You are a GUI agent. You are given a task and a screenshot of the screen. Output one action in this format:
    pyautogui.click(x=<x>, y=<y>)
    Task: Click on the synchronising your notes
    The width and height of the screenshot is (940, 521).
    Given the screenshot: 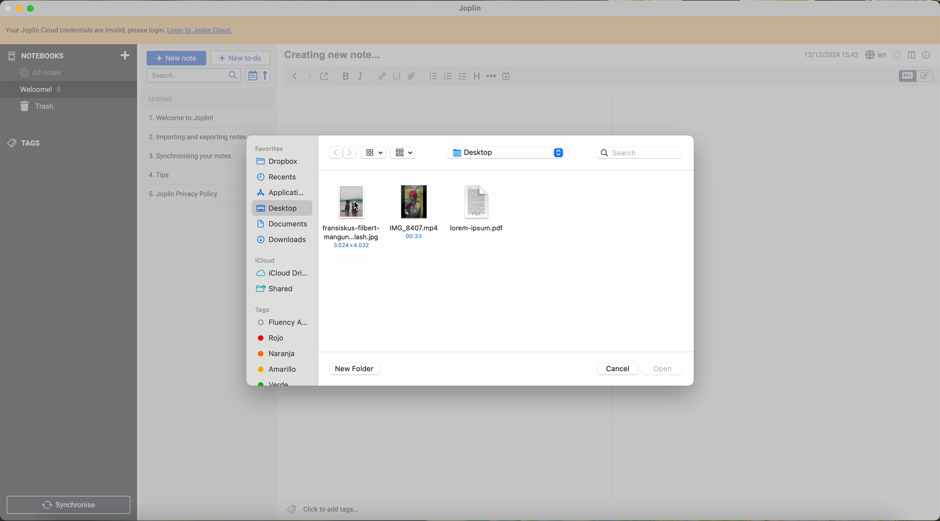 What is the action you would take?
    pyautogui.click(x=190, y=156)
    